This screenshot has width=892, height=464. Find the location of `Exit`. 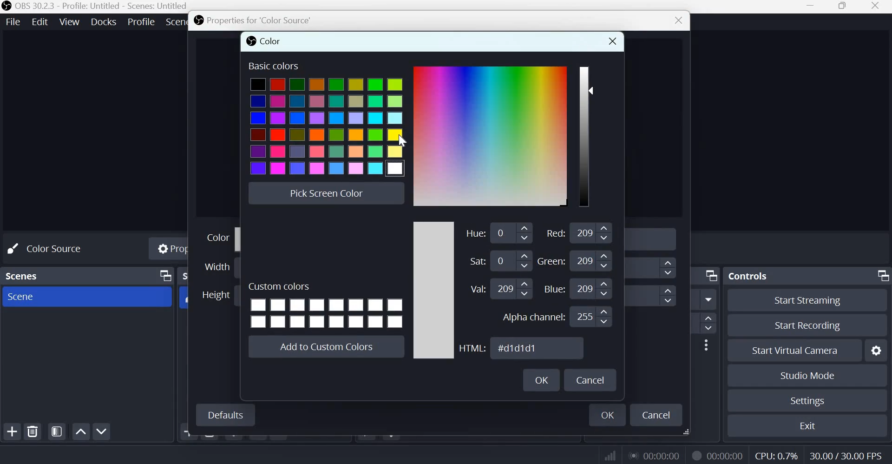

Exit is located at coordinates (812, 425).